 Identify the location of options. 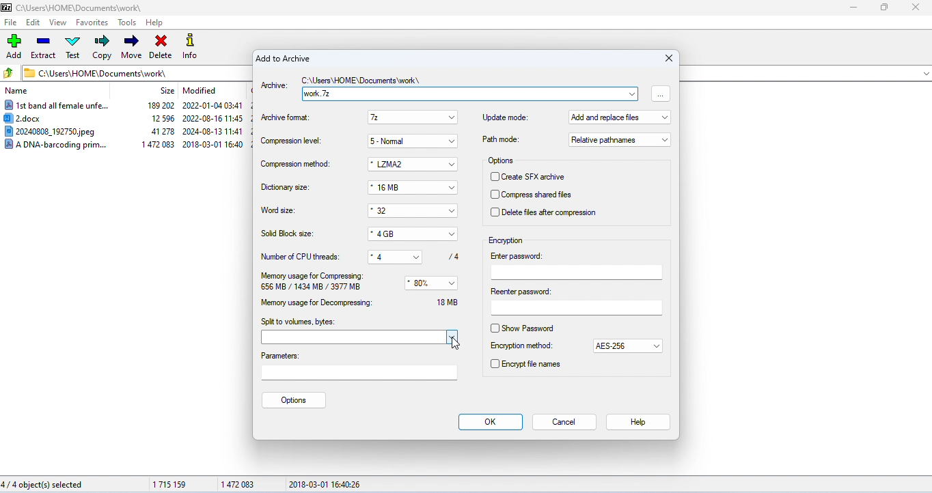
(294, 400).